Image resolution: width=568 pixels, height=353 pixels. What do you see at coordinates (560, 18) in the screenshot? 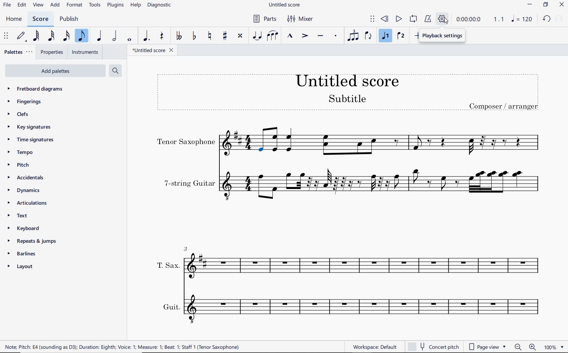
I see `REDO` at bounding box center [560, 18].